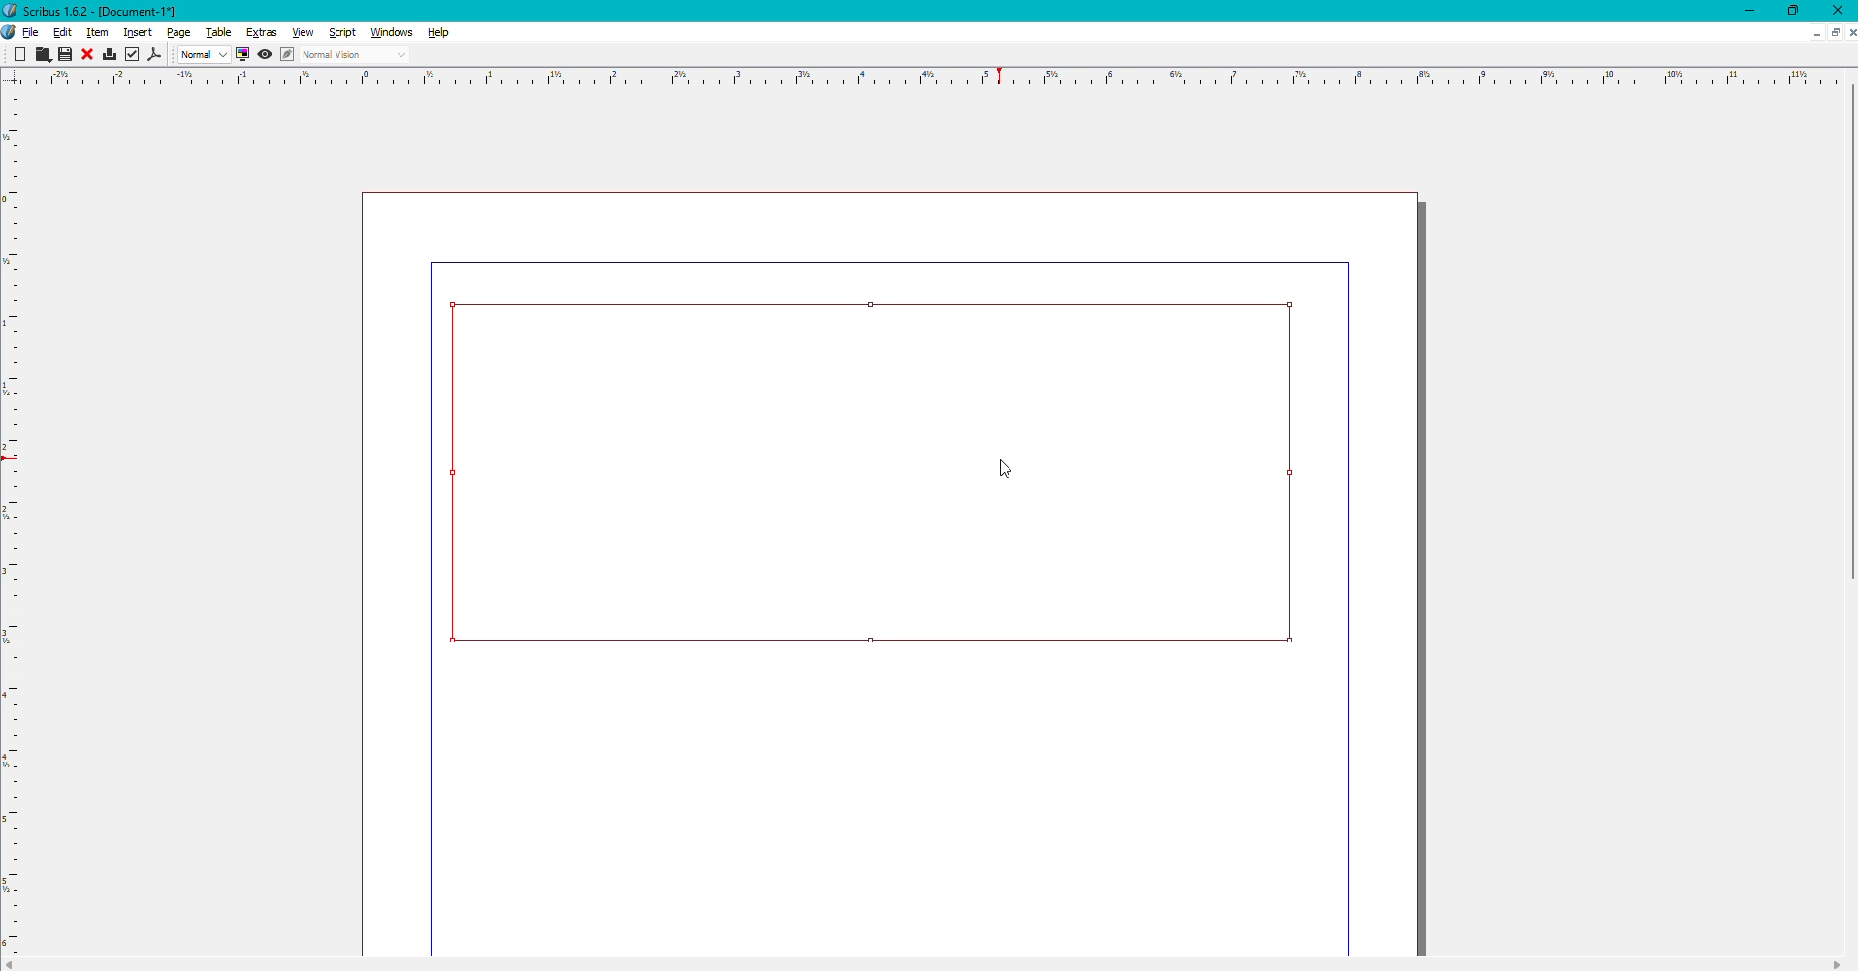 This screenshot has height=971, width=1858. Describe the element at coordinates (436, 33) in the screenshot. I see `Help` at that location.